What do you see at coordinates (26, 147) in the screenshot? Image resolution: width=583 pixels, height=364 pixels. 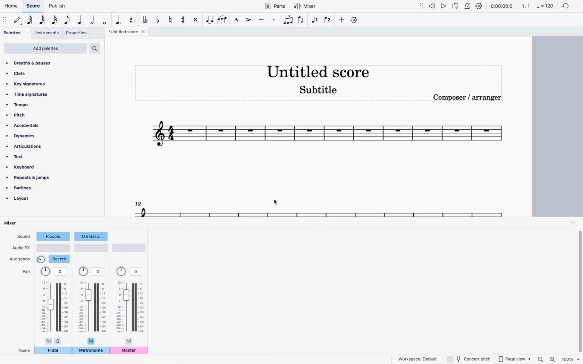 I see `articulations` at bounding box center [26, 147].